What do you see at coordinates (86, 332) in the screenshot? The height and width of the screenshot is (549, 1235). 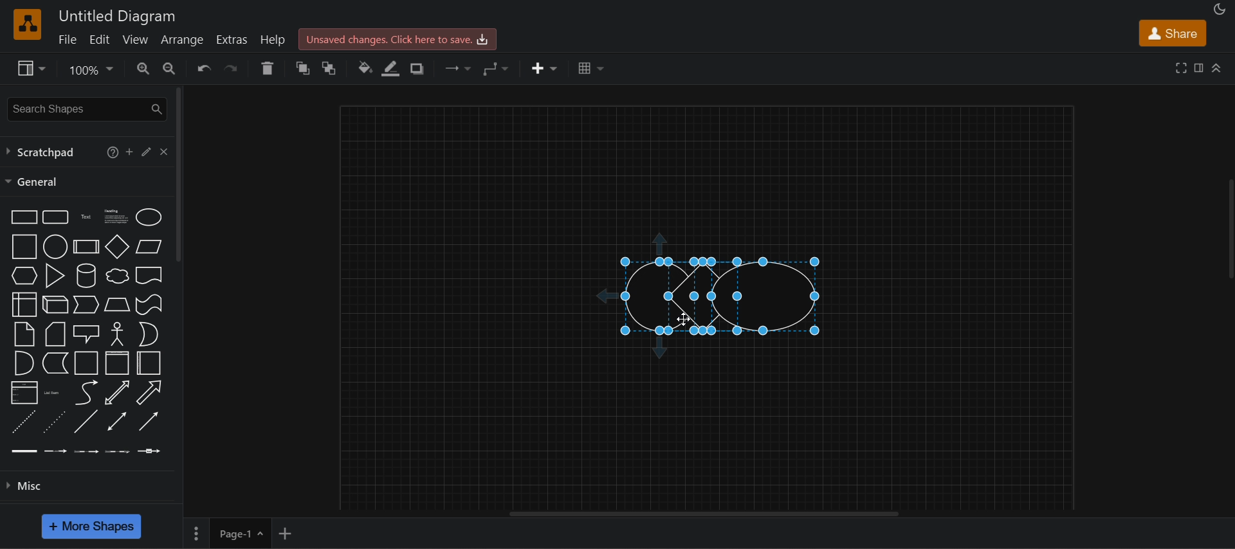 I see `call out` at bounding box center [86, 332].